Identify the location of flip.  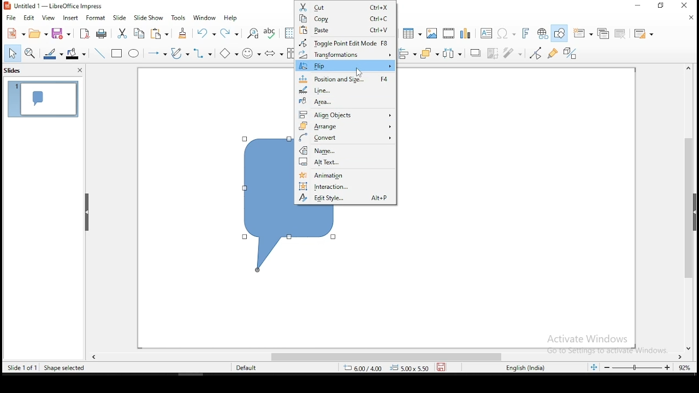
(346, 66).